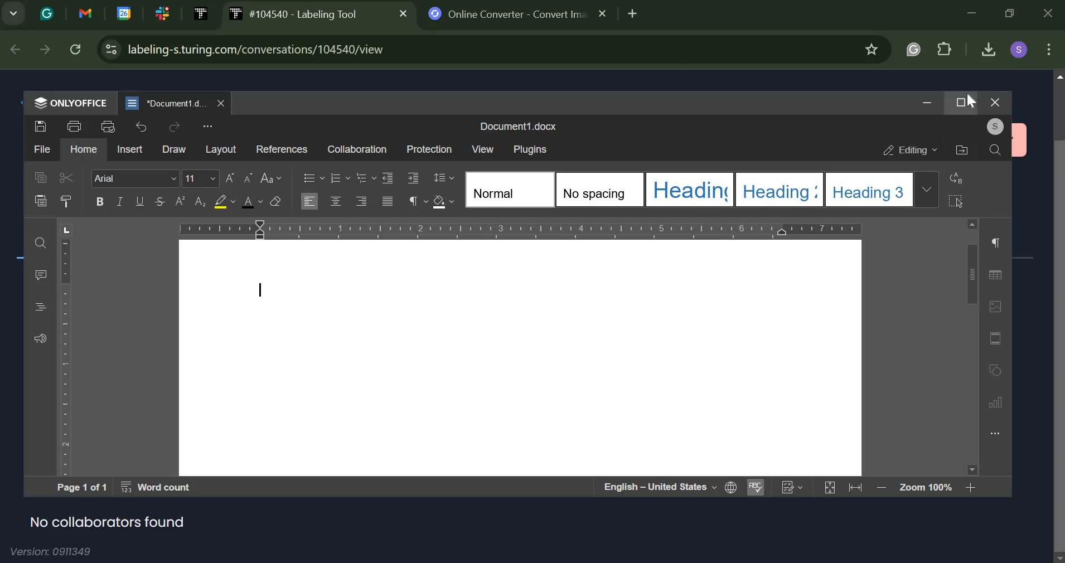  I want to click on menu, so click(40, 307).